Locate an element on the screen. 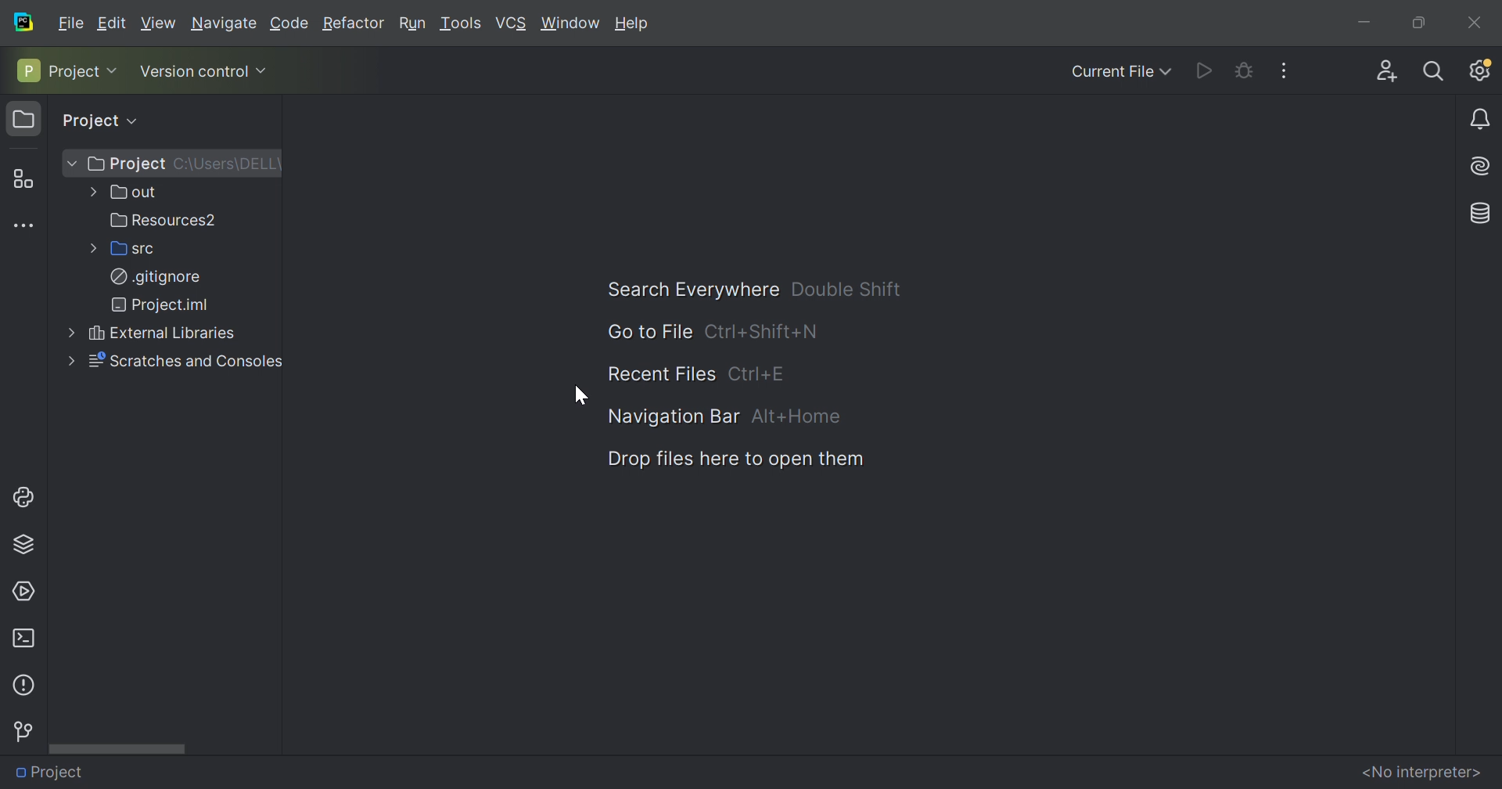  Scroll bar is located at coordinates (122, 748).